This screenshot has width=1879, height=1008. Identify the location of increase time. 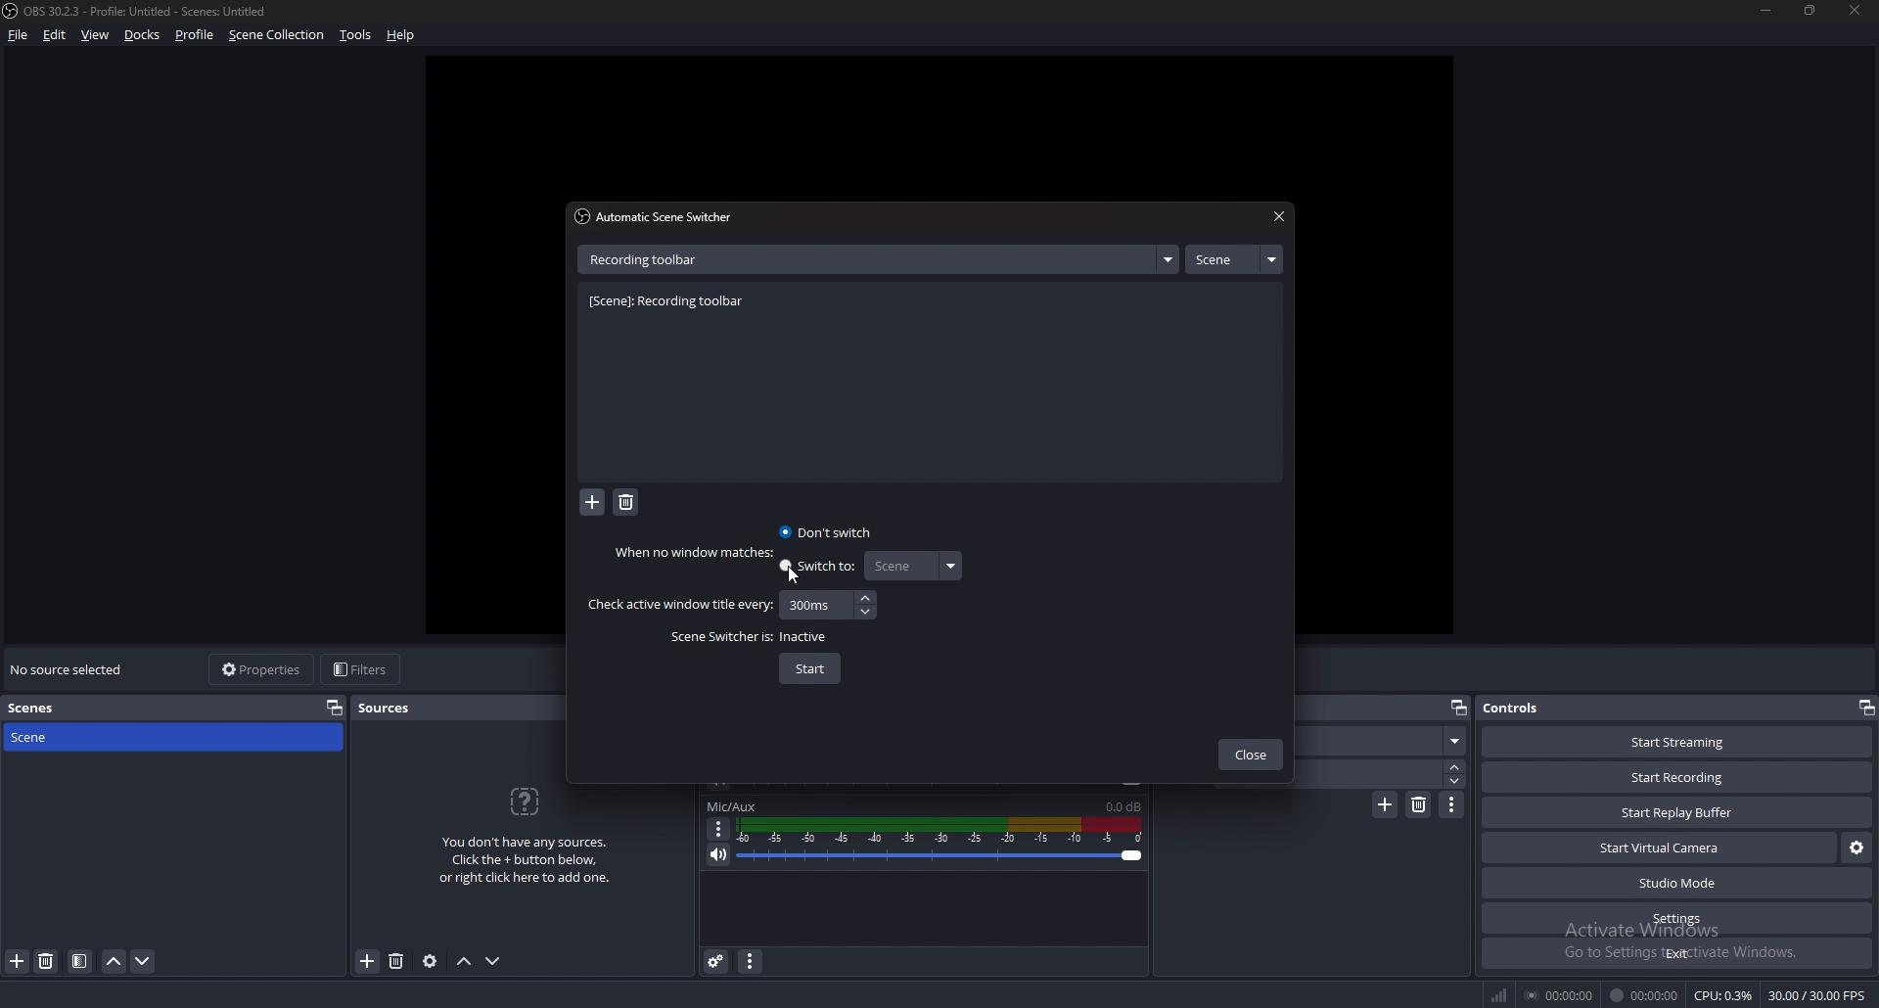
(865, 598).